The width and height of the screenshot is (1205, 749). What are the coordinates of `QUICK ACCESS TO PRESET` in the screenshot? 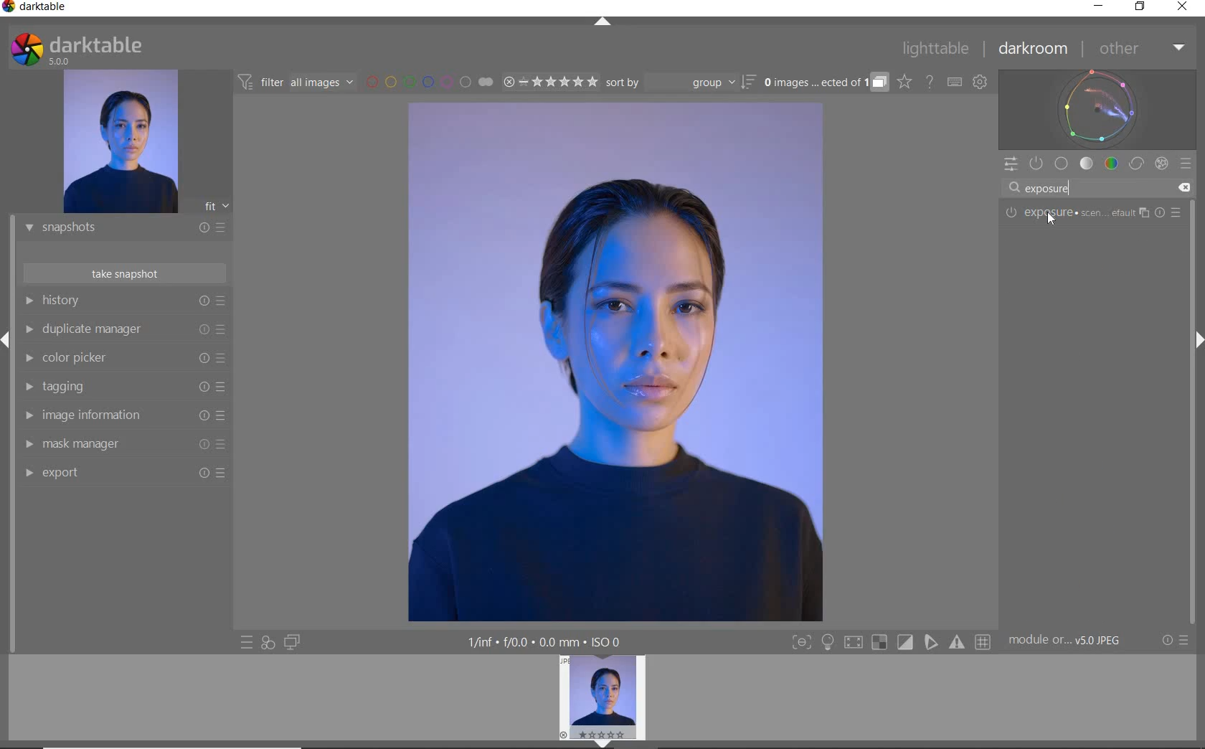 It's located at (247, 644).